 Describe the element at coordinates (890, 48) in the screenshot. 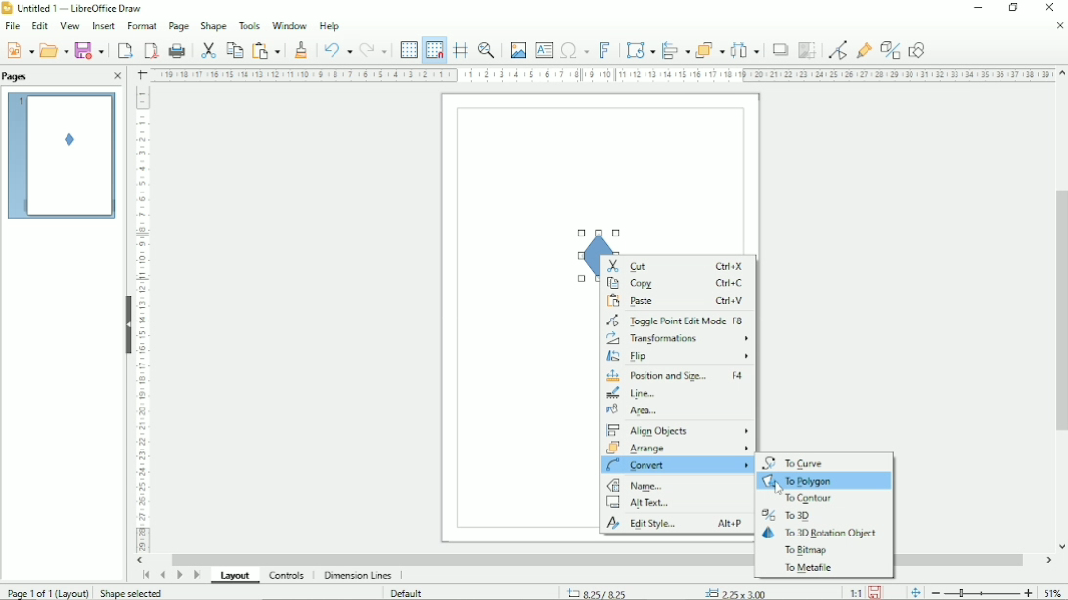

I see `Toggle extrusion` at that location.